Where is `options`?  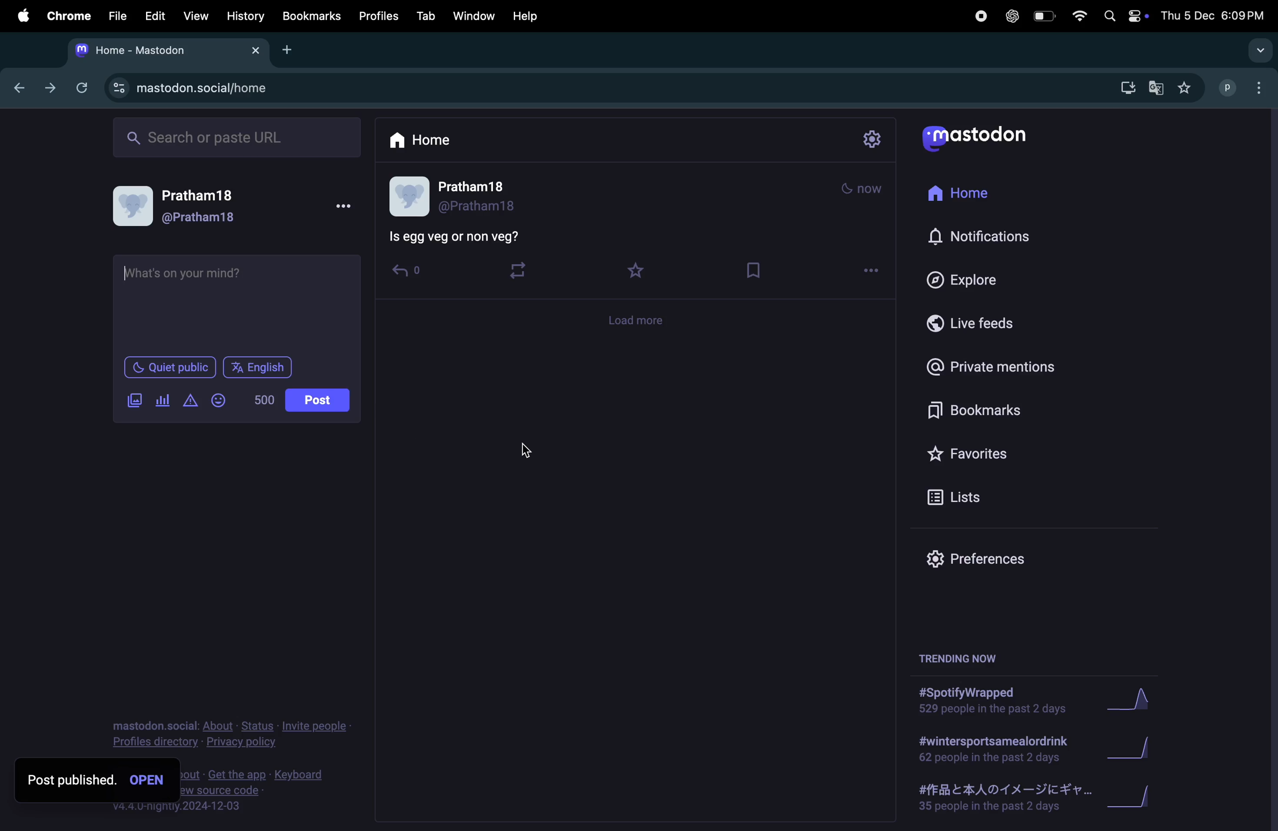
options is located at coordinates (870, 269).